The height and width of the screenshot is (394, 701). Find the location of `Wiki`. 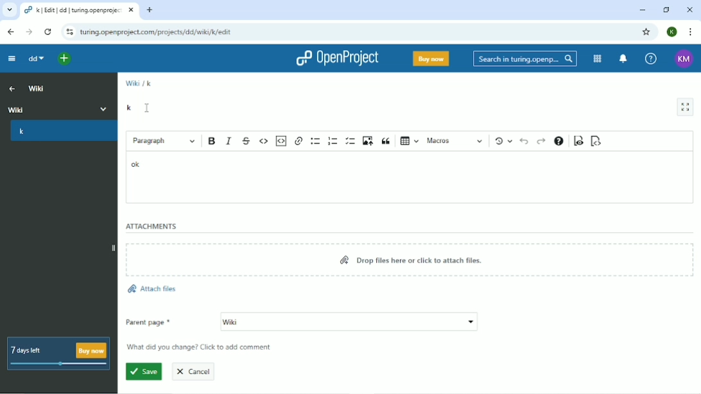

Wiki is located at coordinates (38, 89).